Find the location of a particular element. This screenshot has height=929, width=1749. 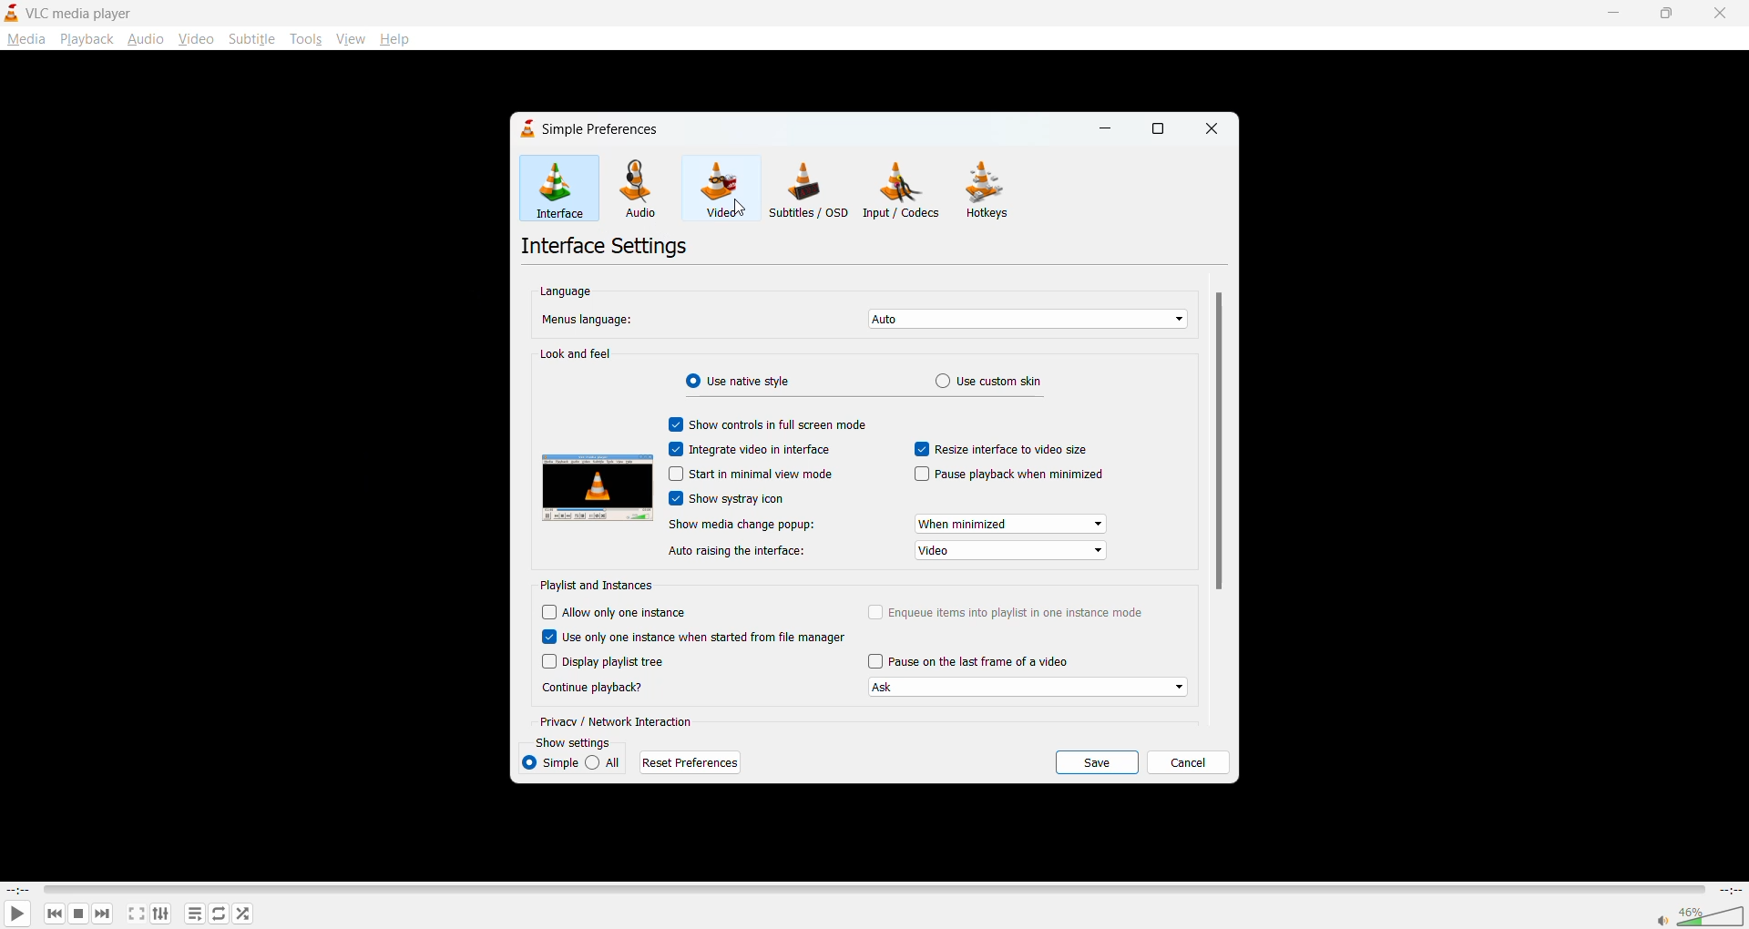

show controls in fullscreen mode is located at coordinates (769, 424).